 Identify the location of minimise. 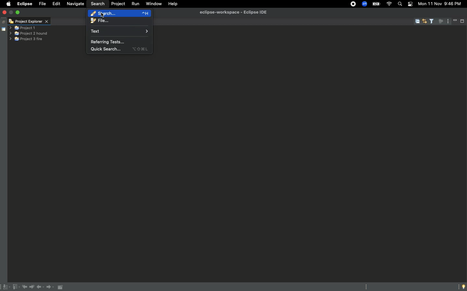
(11, 13).